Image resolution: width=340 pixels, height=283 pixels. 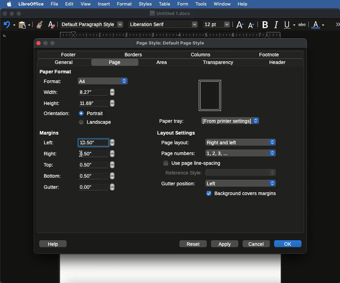 I want to click on Area, so click(x=163, y=62).